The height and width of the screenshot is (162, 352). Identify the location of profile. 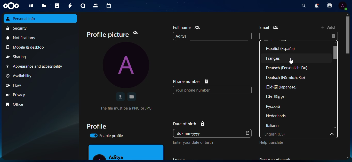
(99, 126).